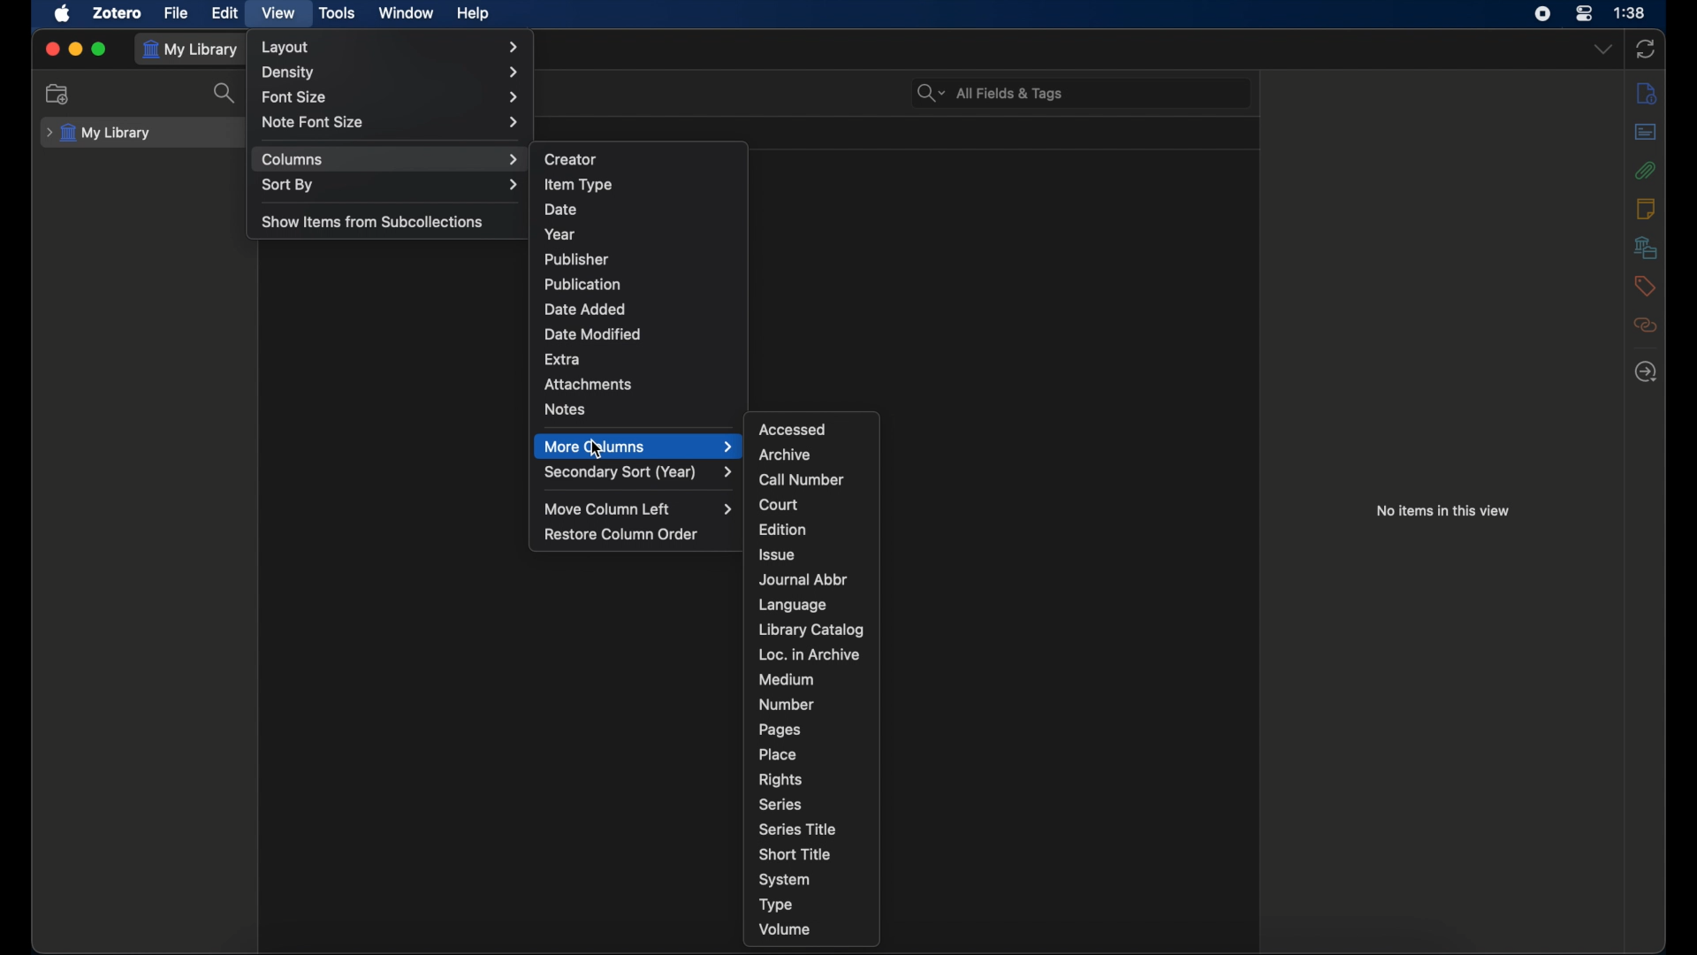  I want to click on attachments, so click(1646, 170).